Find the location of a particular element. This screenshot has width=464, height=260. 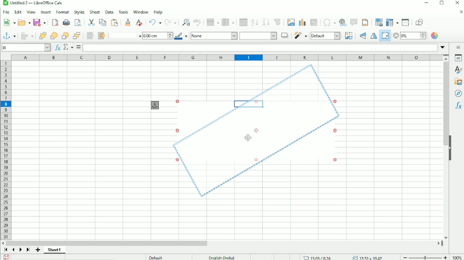

Transparency is located at coordinates (410, 36).